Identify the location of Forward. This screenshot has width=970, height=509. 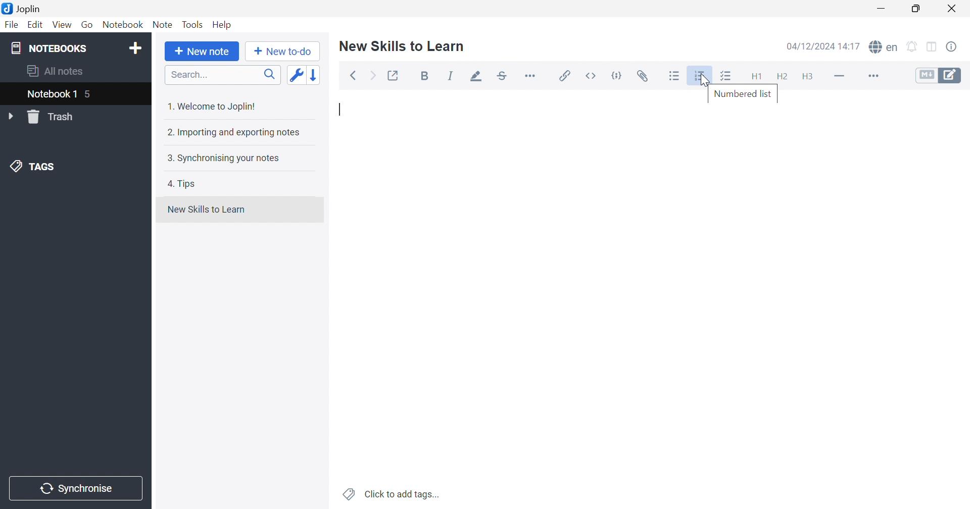
(373, 77).